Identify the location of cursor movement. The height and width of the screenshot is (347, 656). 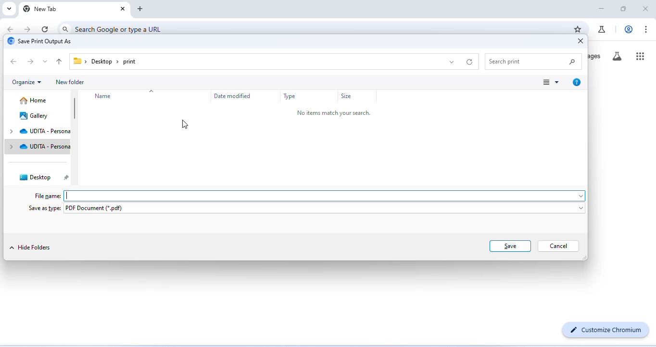
(184, 124).